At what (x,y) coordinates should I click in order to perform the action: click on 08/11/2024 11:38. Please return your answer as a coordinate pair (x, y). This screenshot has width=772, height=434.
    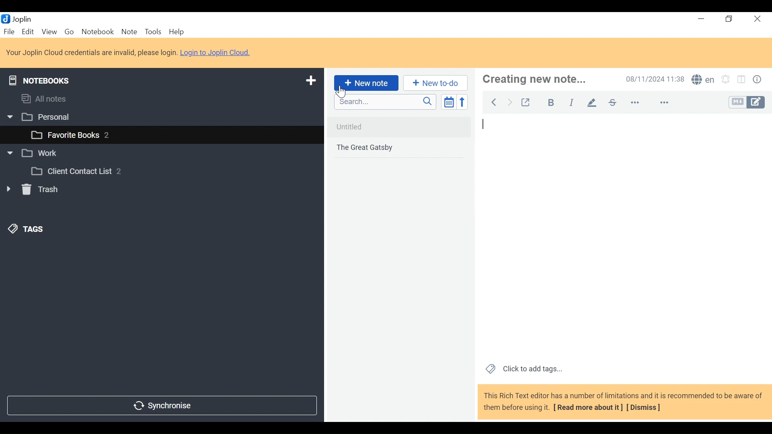
    Looking at the image, I should click on (654, 80).